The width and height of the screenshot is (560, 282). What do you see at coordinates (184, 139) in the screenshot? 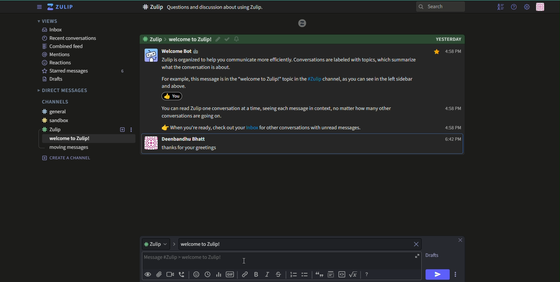
I see `Deenbandhu Bhatt` at bounding box center [184, 139].